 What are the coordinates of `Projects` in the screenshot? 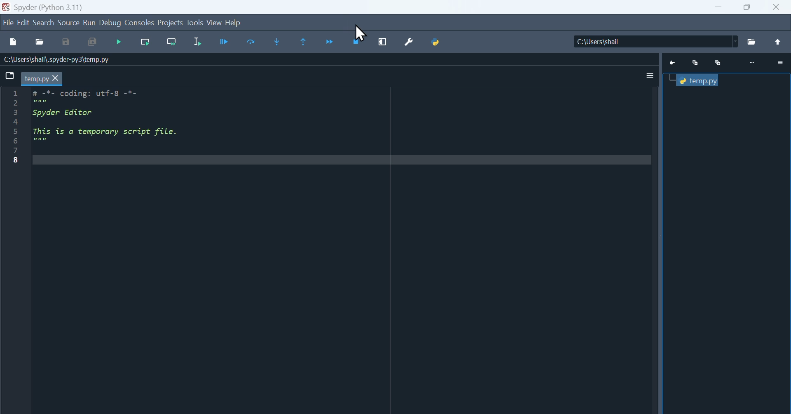 It's located at (170, 23).